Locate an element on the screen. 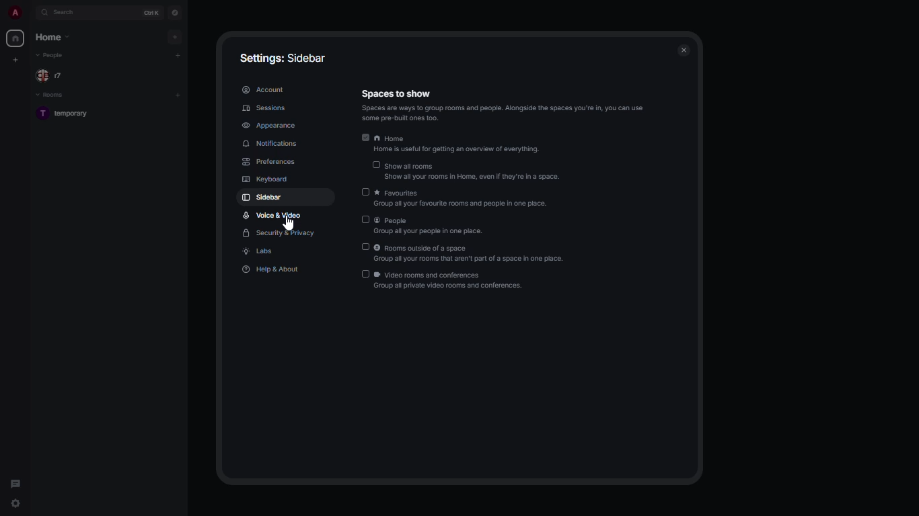  threads is located at coordinates (15, 481).